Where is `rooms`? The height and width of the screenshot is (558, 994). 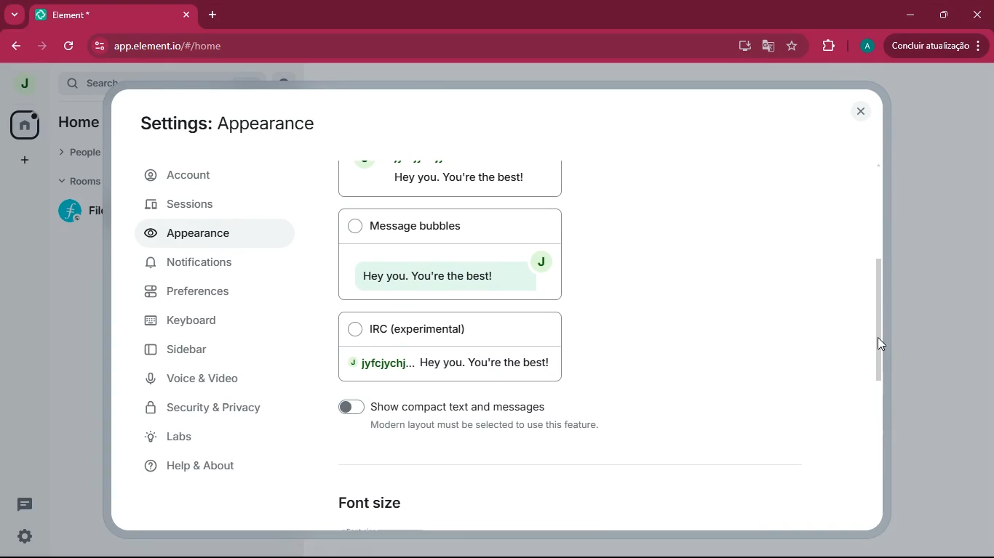 rooms is located at coordinates (77, 180).